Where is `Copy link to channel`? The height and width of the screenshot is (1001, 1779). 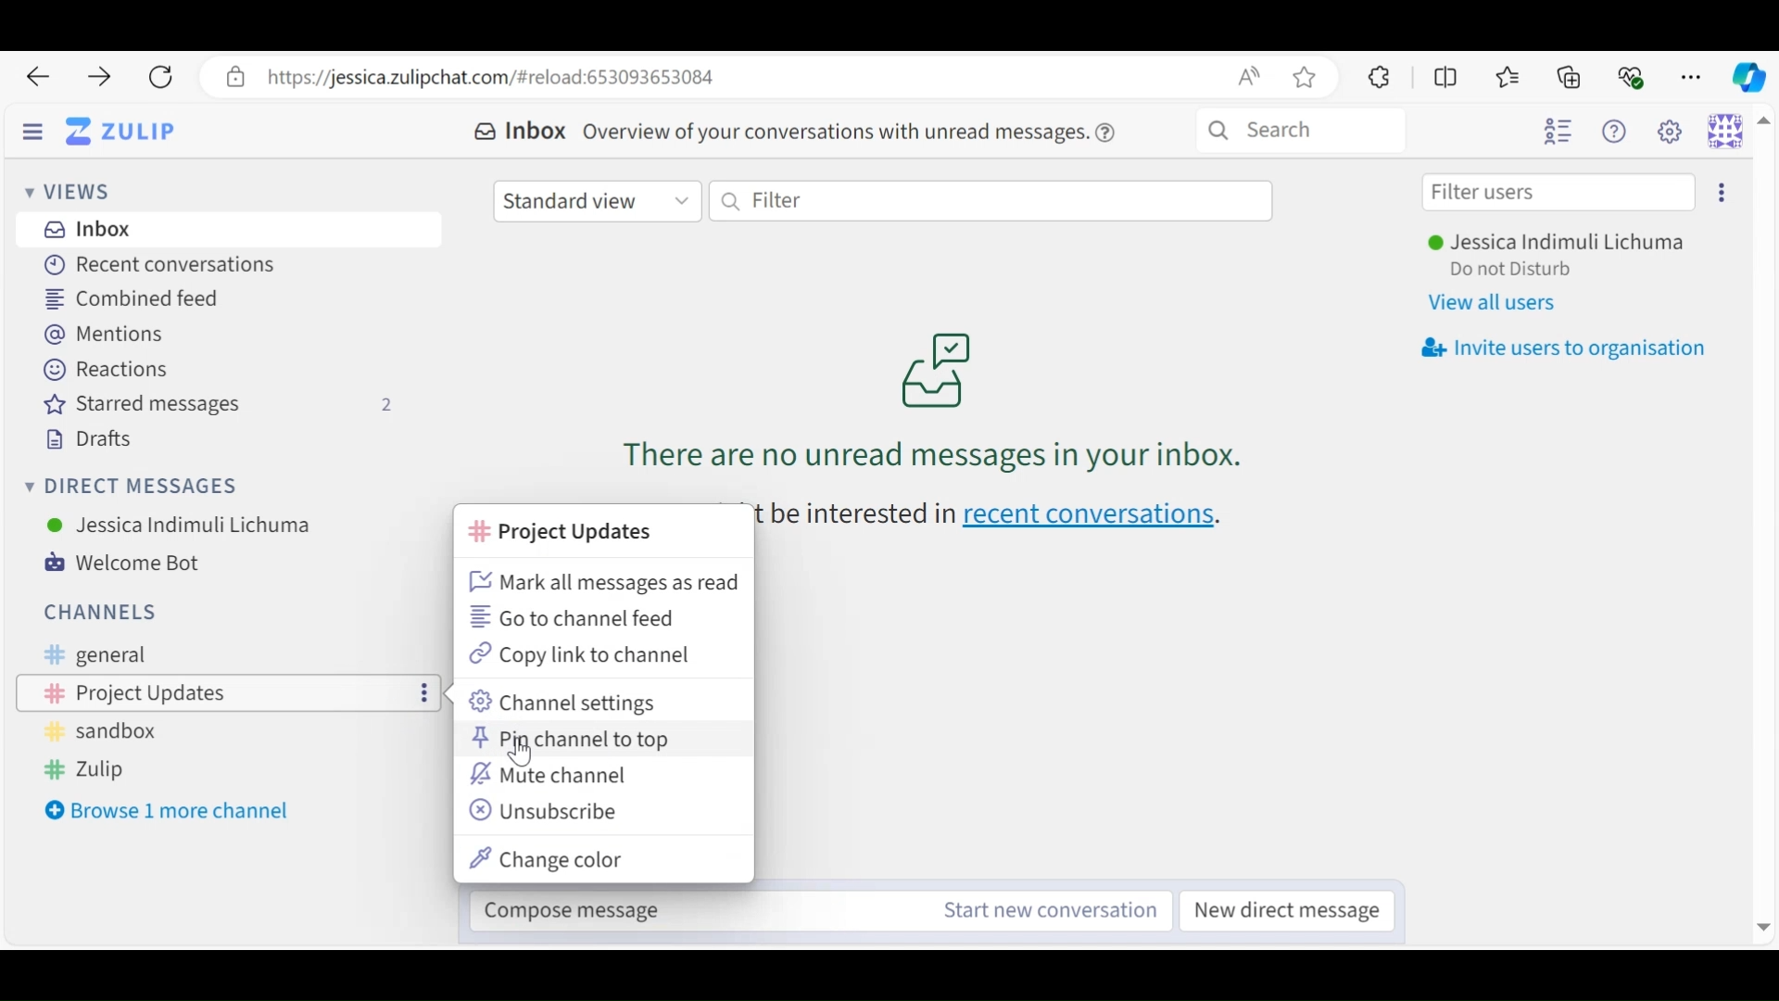
Copy link to channel is located at coordinates (587, 653).